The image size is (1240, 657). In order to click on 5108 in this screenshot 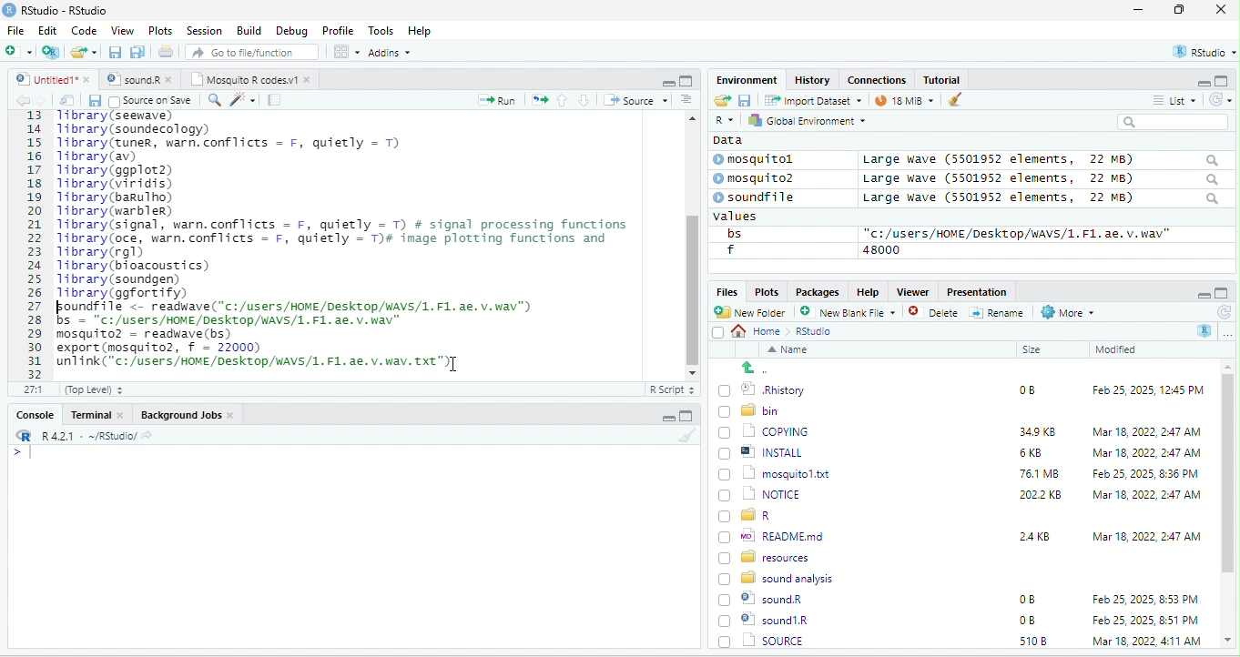, I will do `click(1029, 619)`.